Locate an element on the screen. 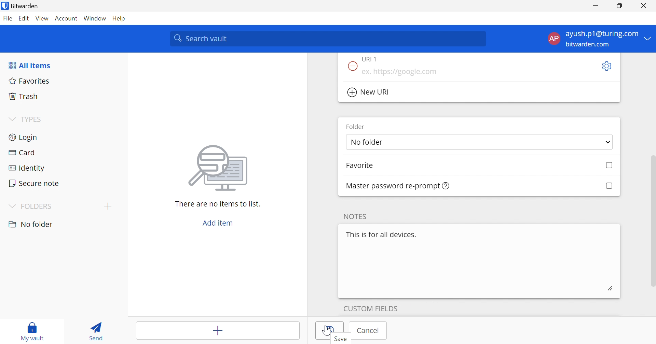  Favorites is located at coordinates (28, 80).